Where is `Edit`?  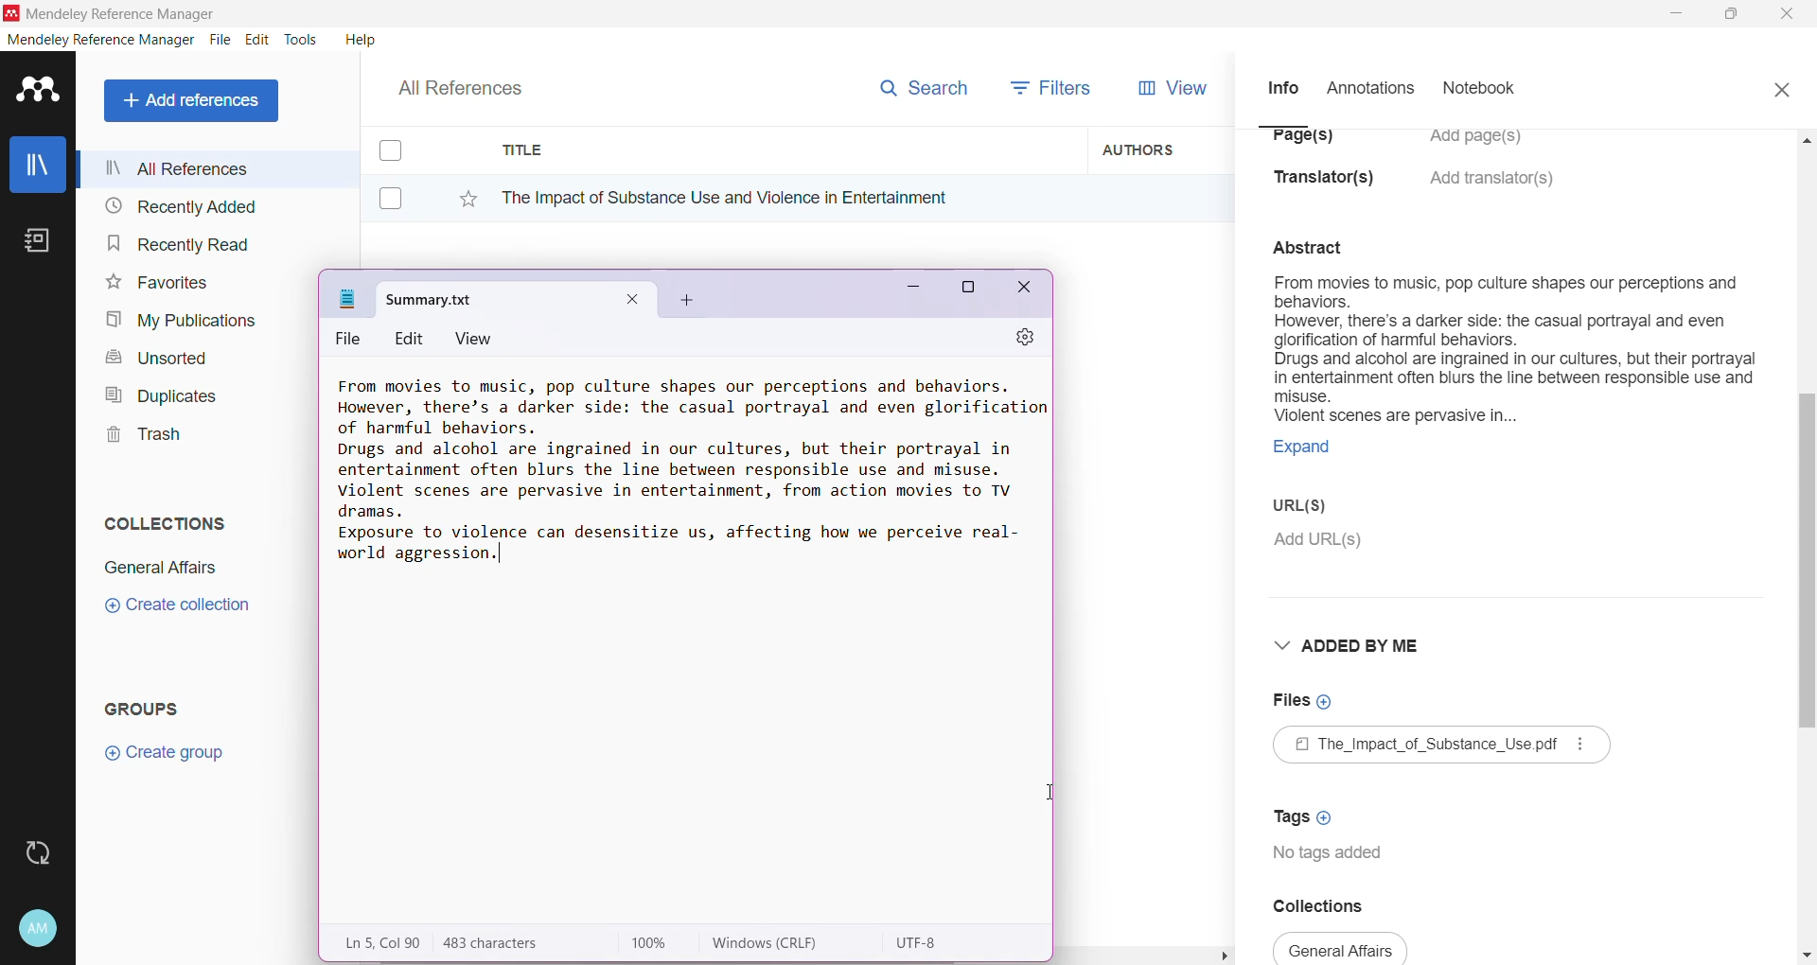 Edit is located at coordinates (411, 337).